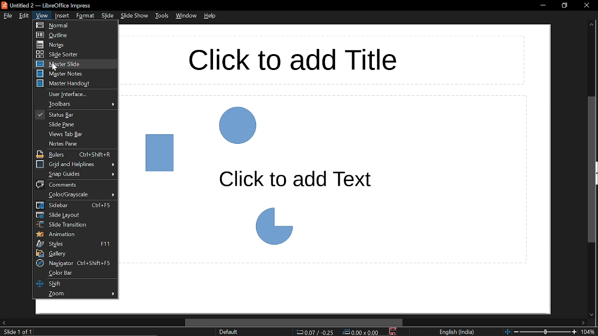  What do you see at coordinates (74, 263) in the screenshot?
I see `Navigator` at bounding box center [74, 263].